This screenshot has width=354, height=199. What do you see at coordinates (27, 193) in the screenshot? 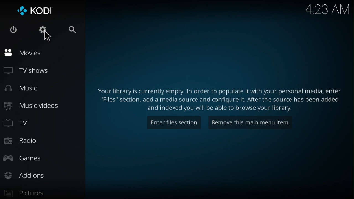
I see `pictures` at bounding box center [27, 193].